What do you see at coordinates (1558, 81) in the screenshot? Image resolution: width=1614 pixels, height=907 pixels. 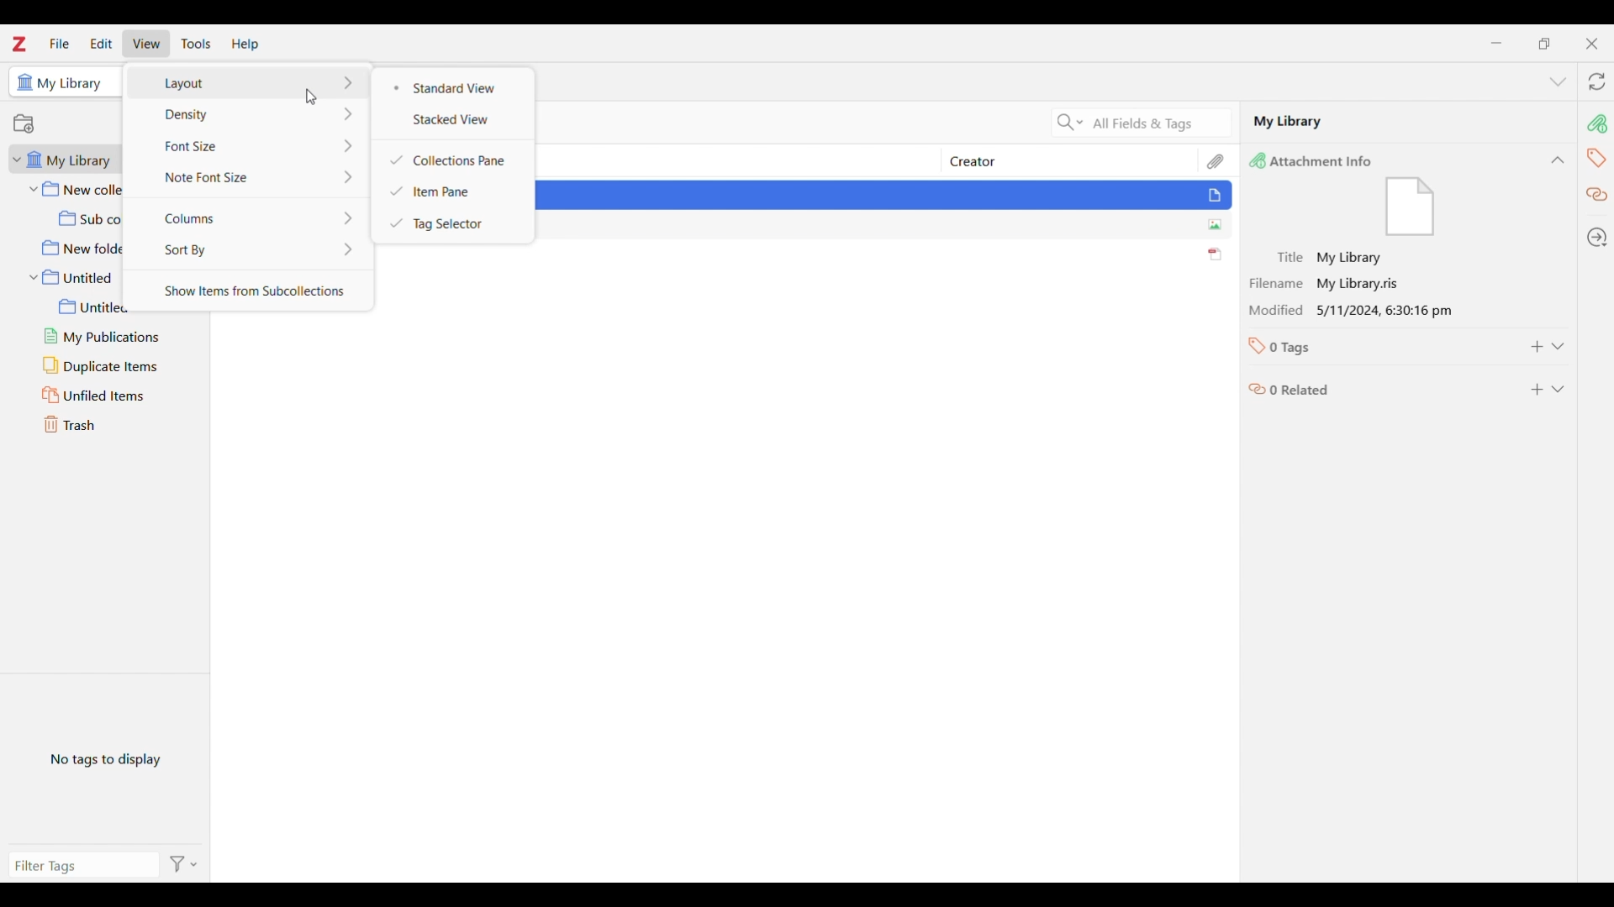 I see `List all tabs` at bounding box center [1558, 81].